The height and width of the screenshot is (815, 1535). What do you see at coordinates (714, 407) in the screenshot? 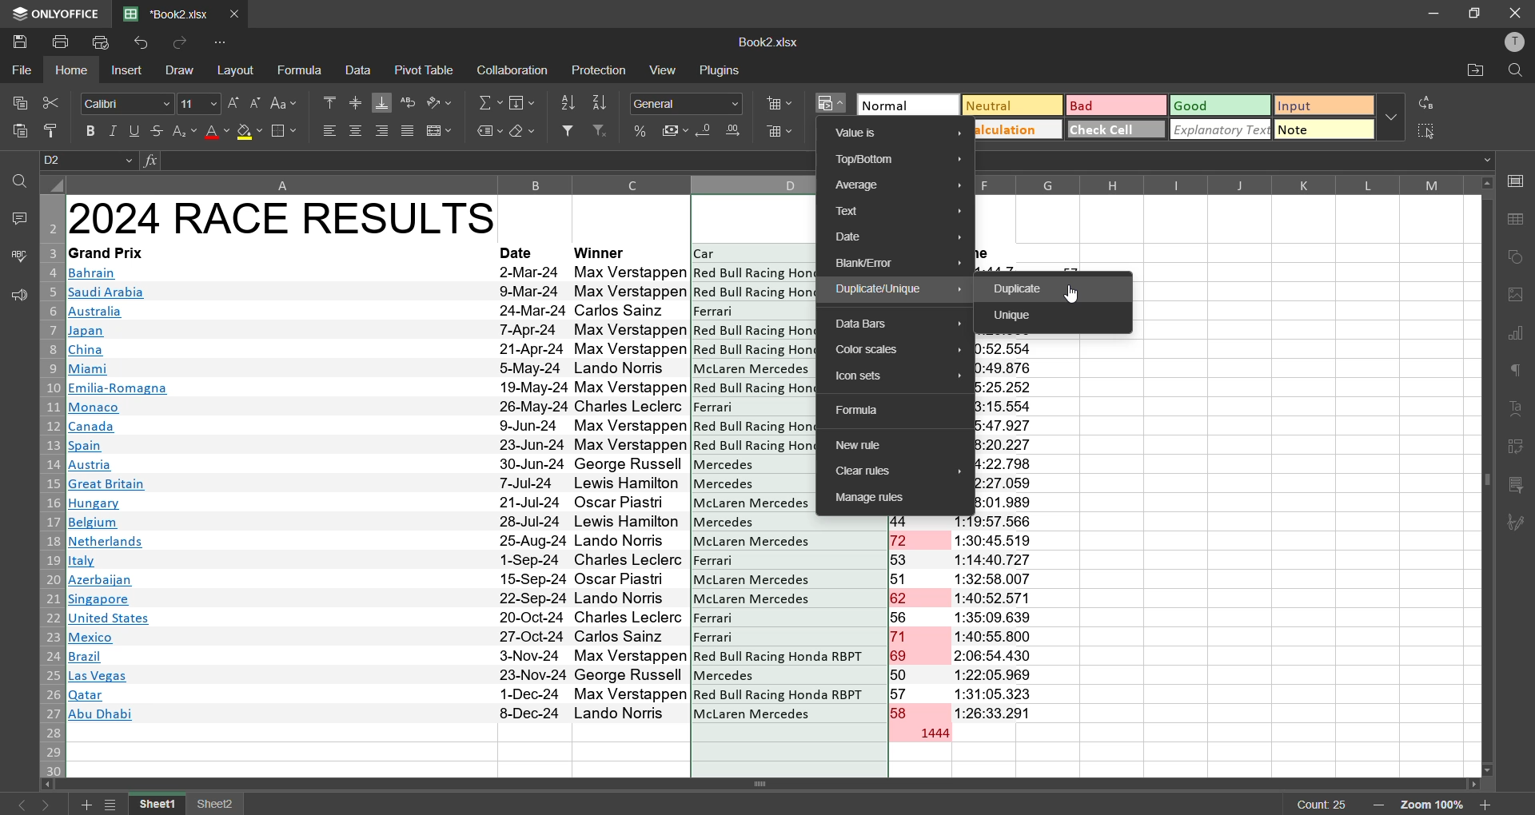
I see `car name` at bounding box center [714, 407].